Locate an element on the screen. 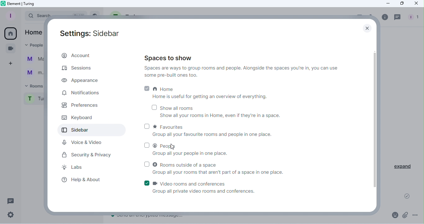 The height and width of the screenshot is (224, 424). Close is located at coordinates (416, 4).